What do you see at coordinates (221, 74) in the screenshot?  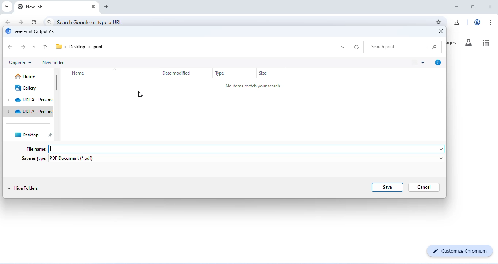 I see `type` at bounding box center [221, 74].